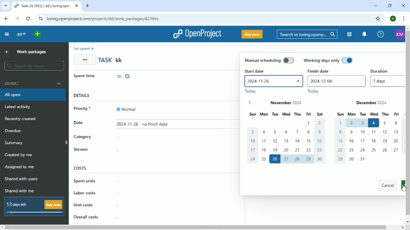  I want to click on dd, so click(22, 34).